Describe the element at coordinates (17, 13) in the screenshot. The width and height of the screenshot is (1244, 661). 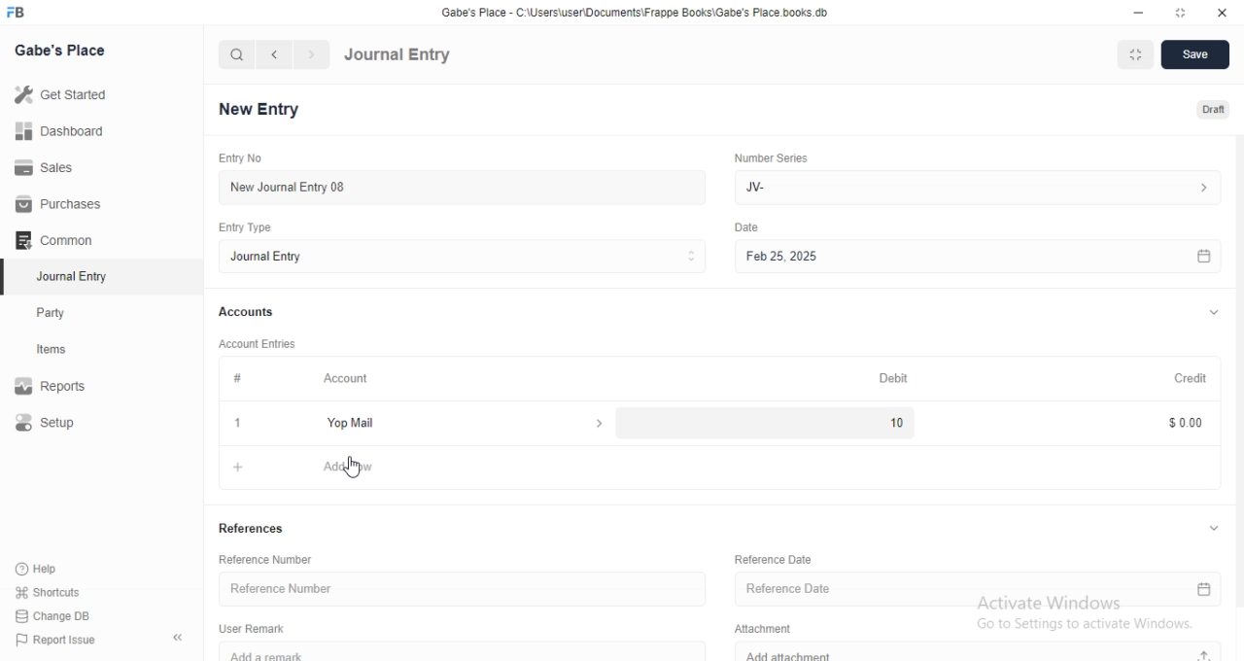
I see `FB` at that location.